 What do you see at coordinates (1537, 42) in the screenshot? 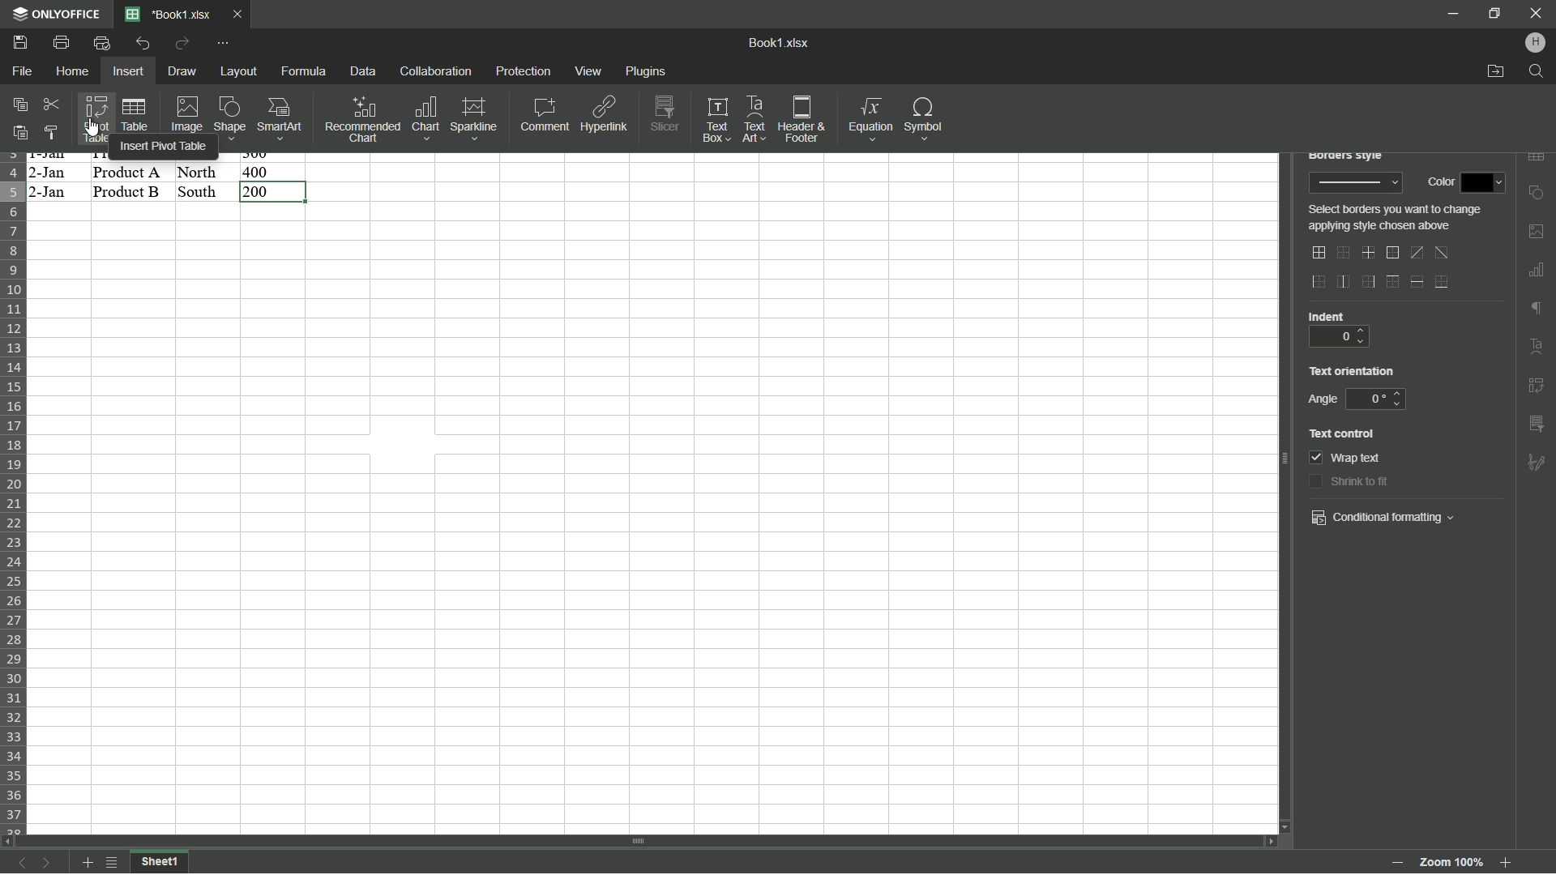
I see `hp` at bounding box center [1537, 42].